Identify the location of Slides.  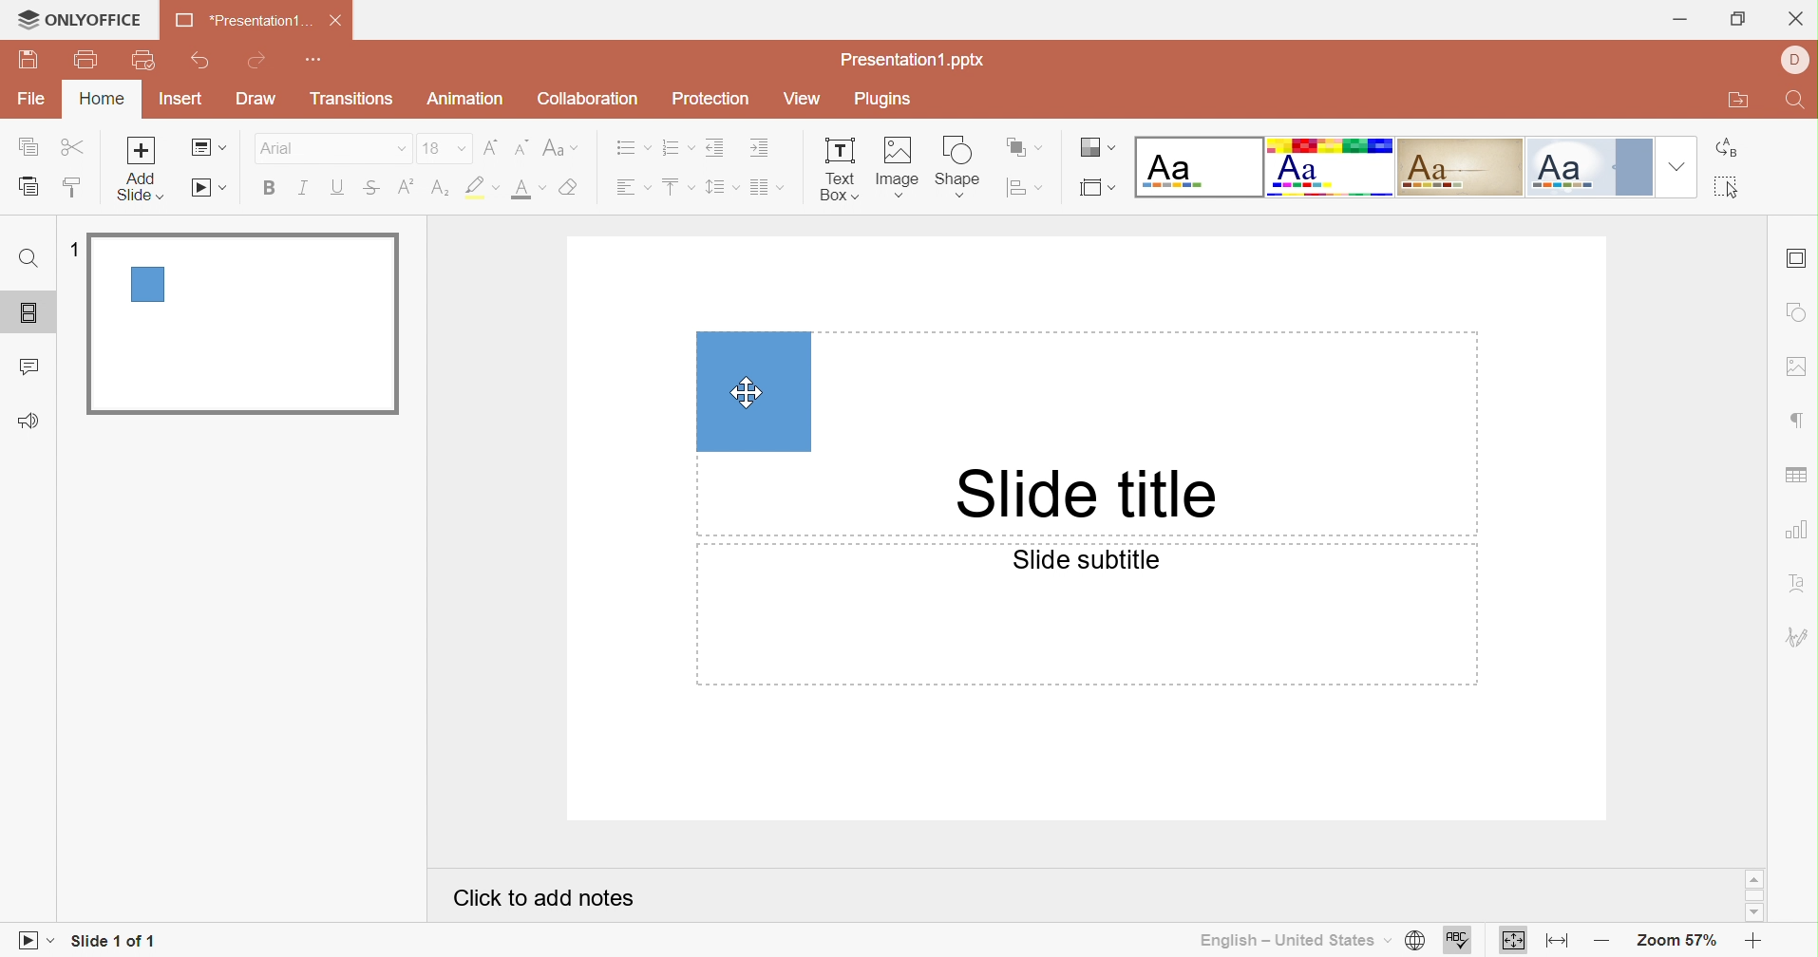
(32, 314).